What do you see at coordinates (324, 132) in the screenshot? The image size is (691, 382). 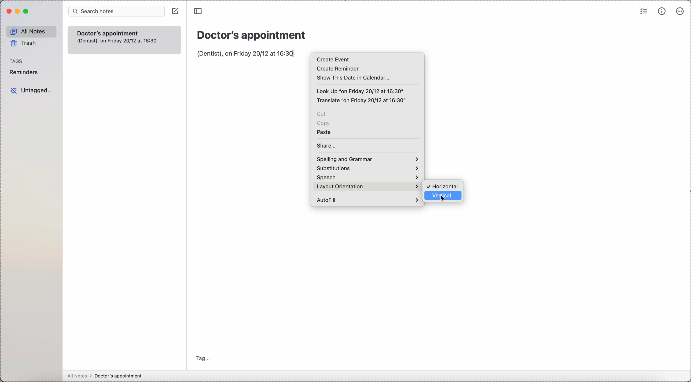 I see `paste` at bounding box center [324, 132].